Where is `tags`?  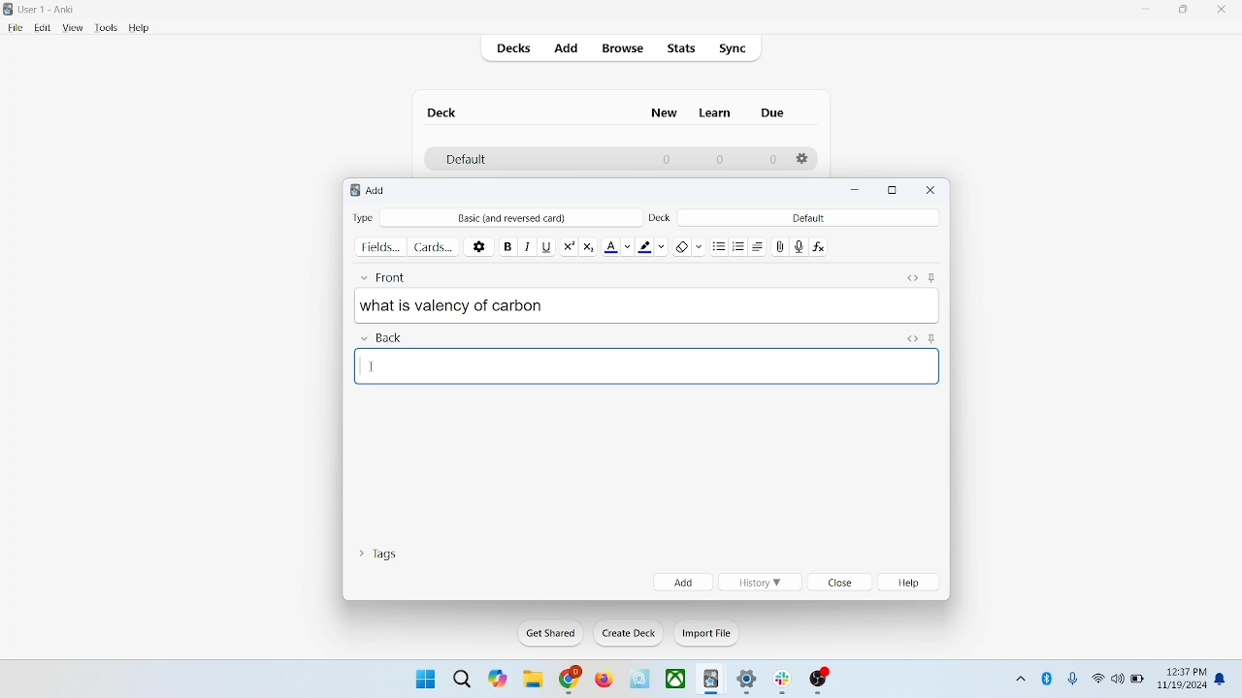
tags is located at coordinates (377, 552).